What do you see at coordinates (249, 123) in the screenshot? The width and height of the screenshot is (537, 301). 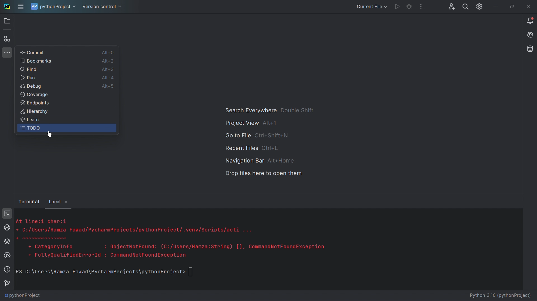 I see `Project View alt + 1` at bounding box center [249, 123].